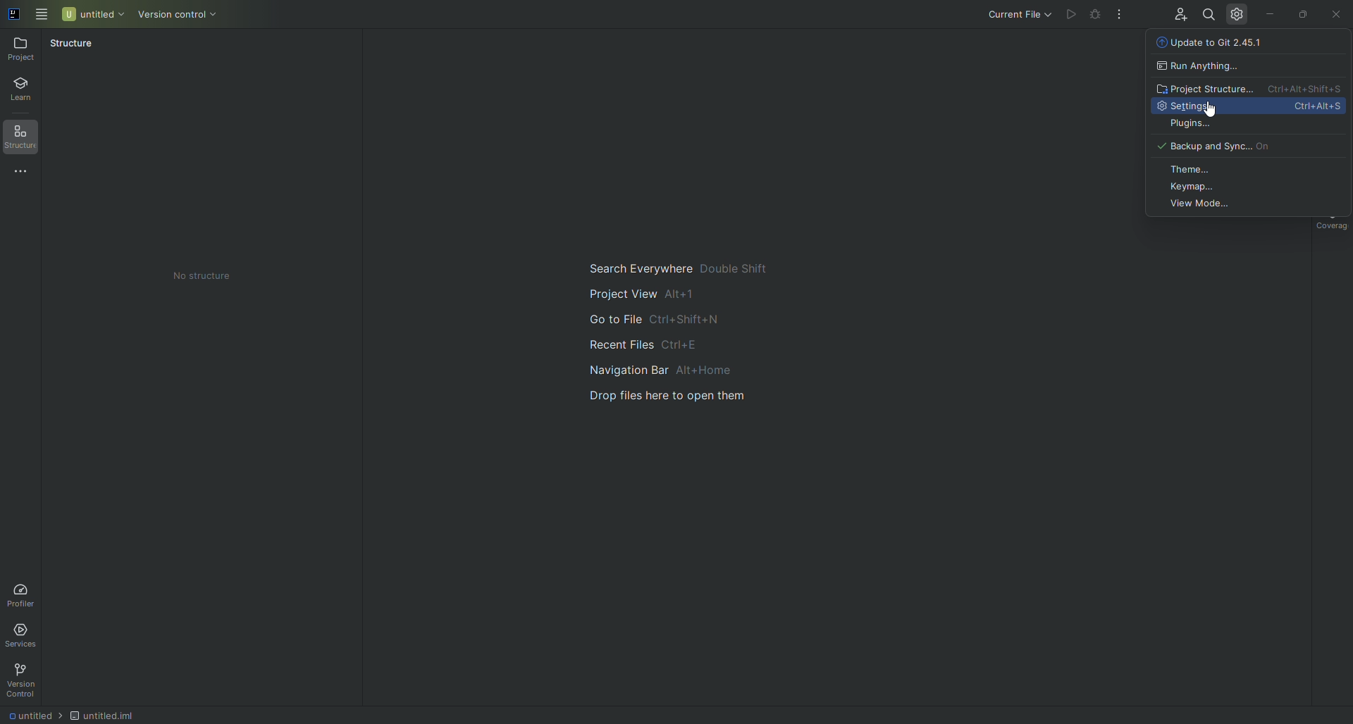 The height and width of the screenshot is (724, 1353). Describe the element at coordinates (1338, 14) in the screenshot. I see `Close` at that location.